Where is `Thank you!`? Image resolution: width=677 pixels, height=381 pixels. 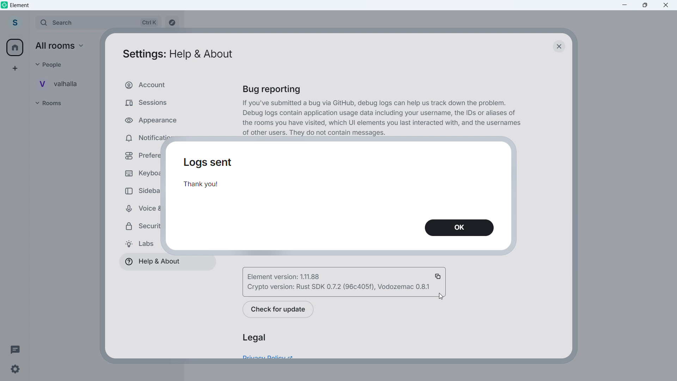 Thank you! is located at coordinates (205, 186).